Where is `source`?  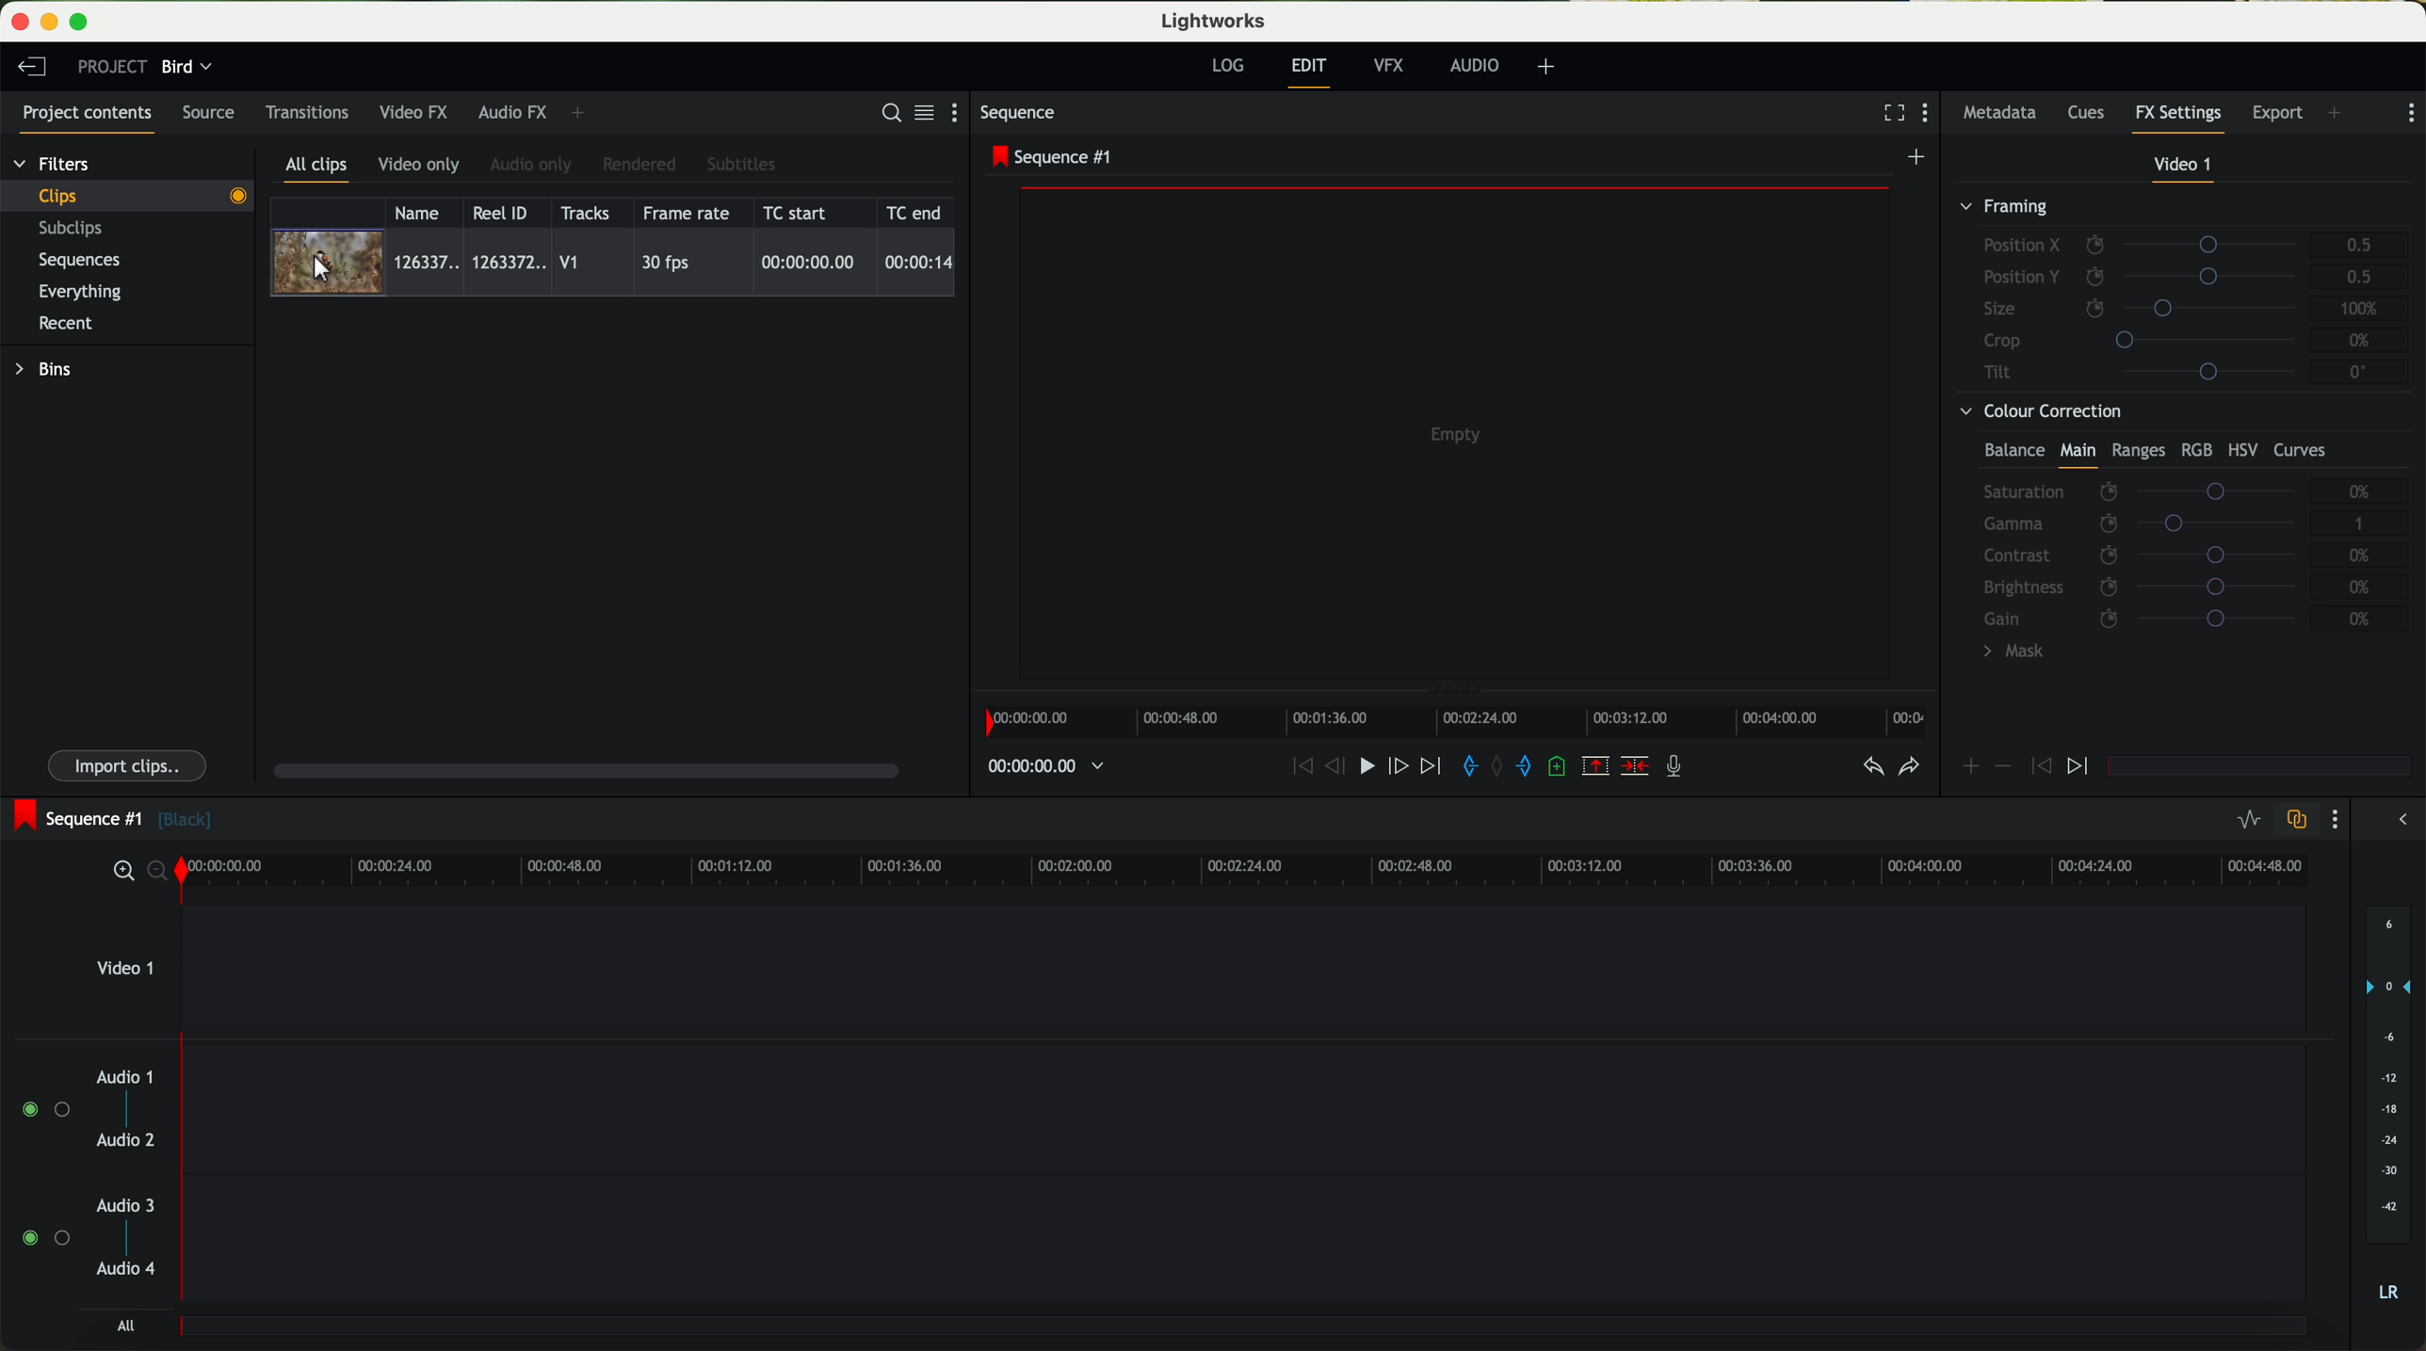 source is located at coordinates (208, 114).